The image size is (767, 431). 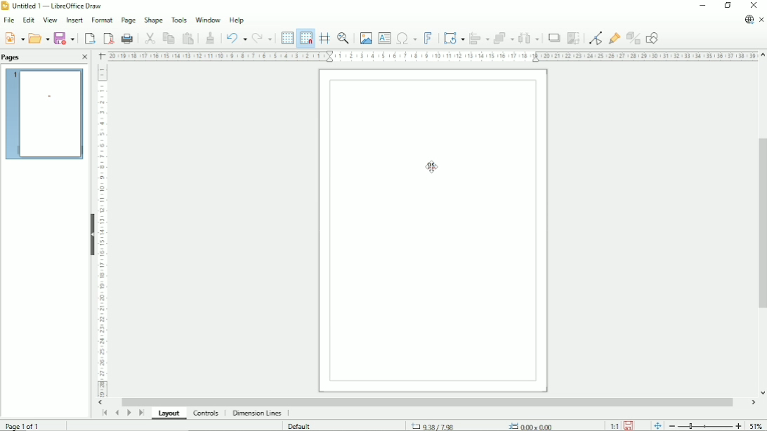 What do you see at coordinates (324, 38) in the screenshot?
I see `Helplines while moving` at bounding box center [324, 38].